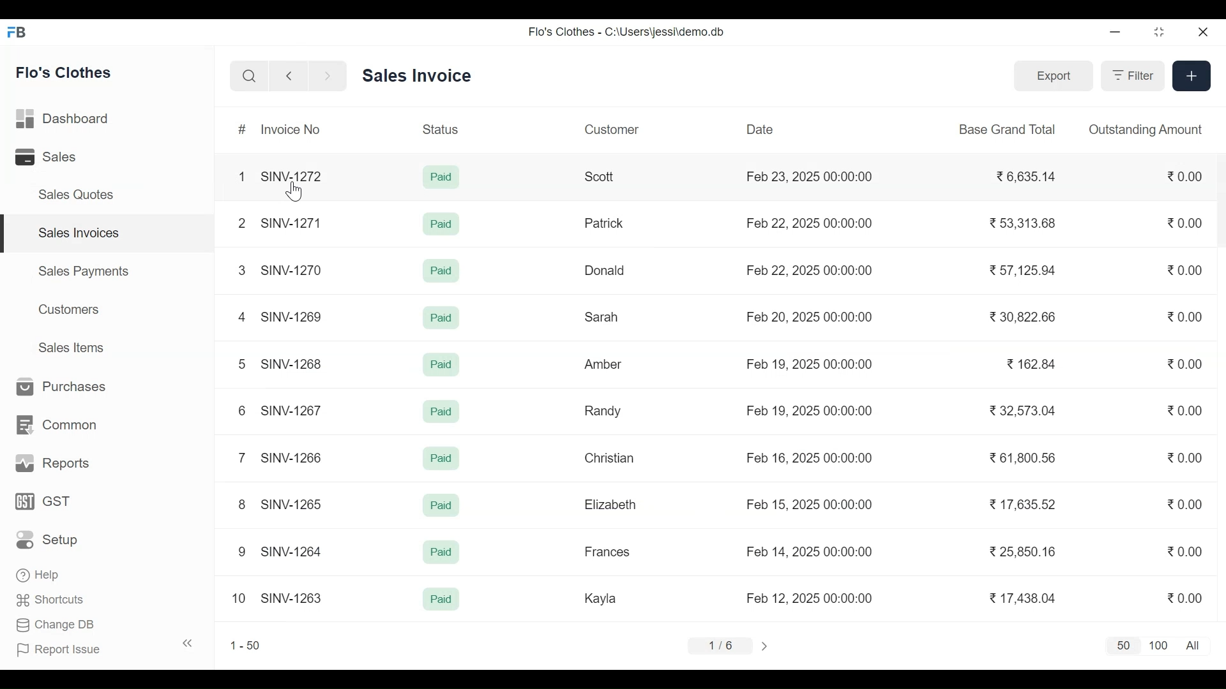 The width and height of the screenshot is (1226, 689). I want to click on Patrick, so click(605, 224).